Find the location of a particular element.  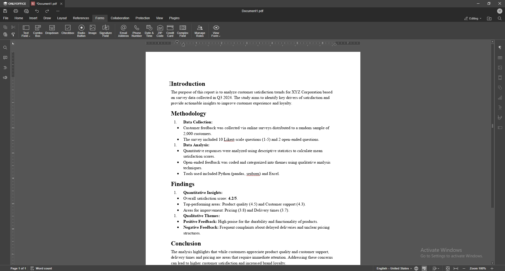

find is located at coordinates (5, 48).